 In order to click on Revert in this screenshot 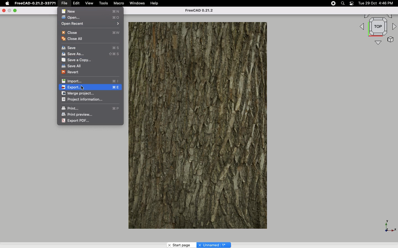, I will do `click(71, 72)`.